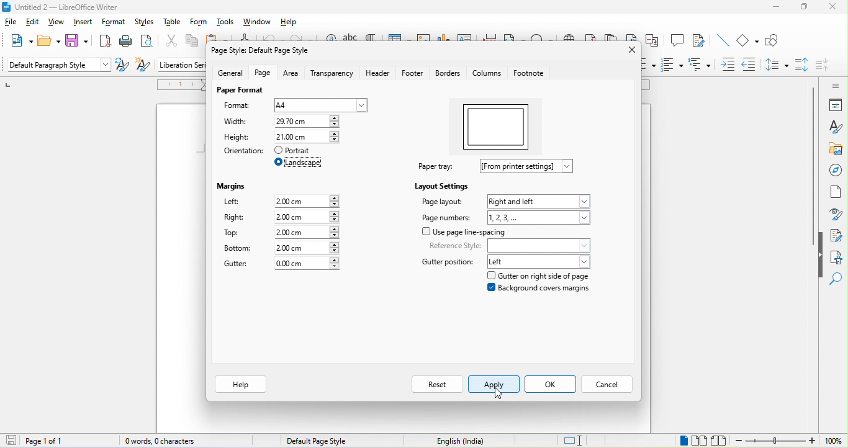  What do you see at coordinates (543, 289) in the screenshot?
I see `background covers margins` at bounding box center [543, 289].